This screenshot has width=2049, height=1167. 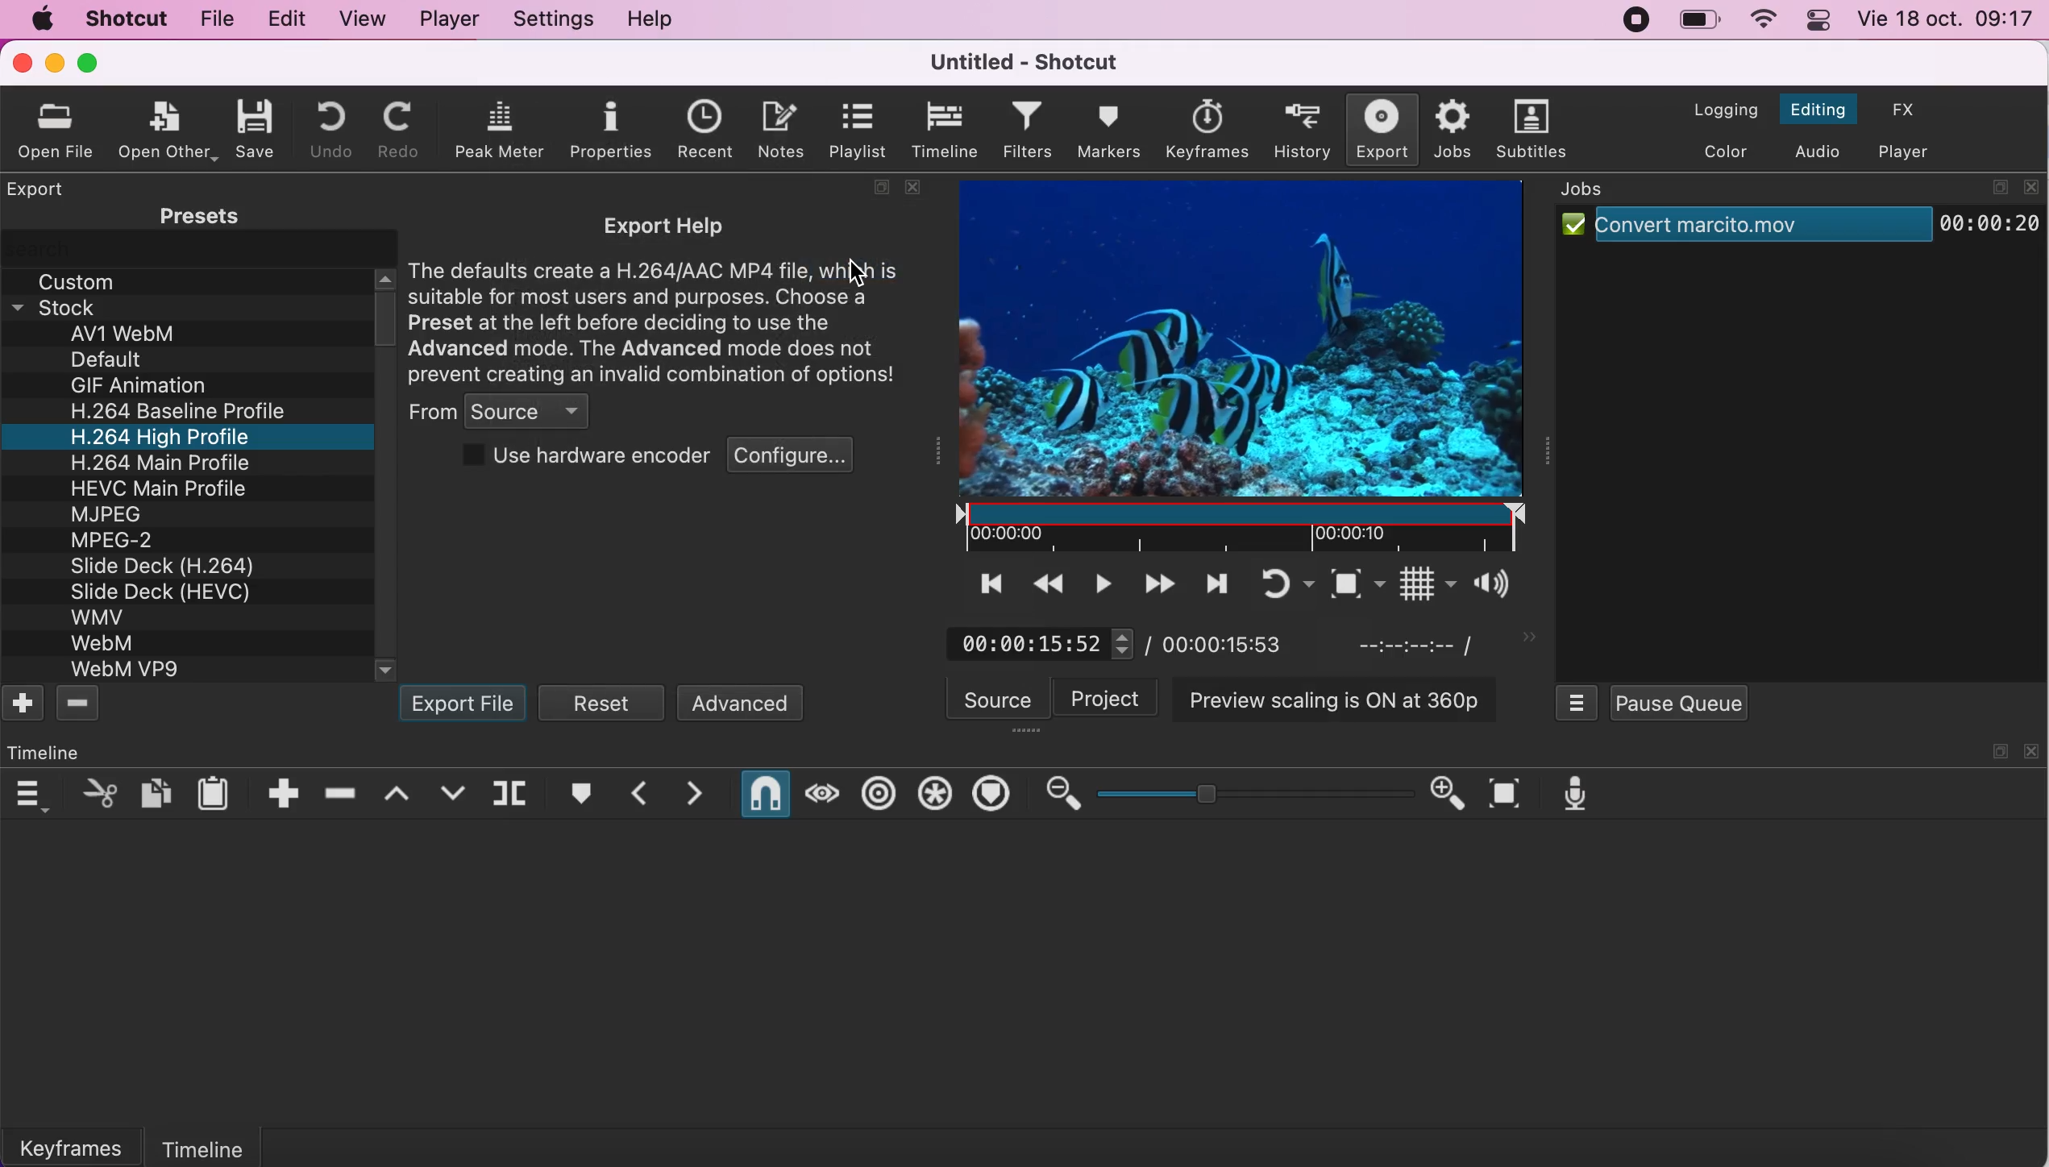 I want to click on MJPEG, so click(x=113, y=513).